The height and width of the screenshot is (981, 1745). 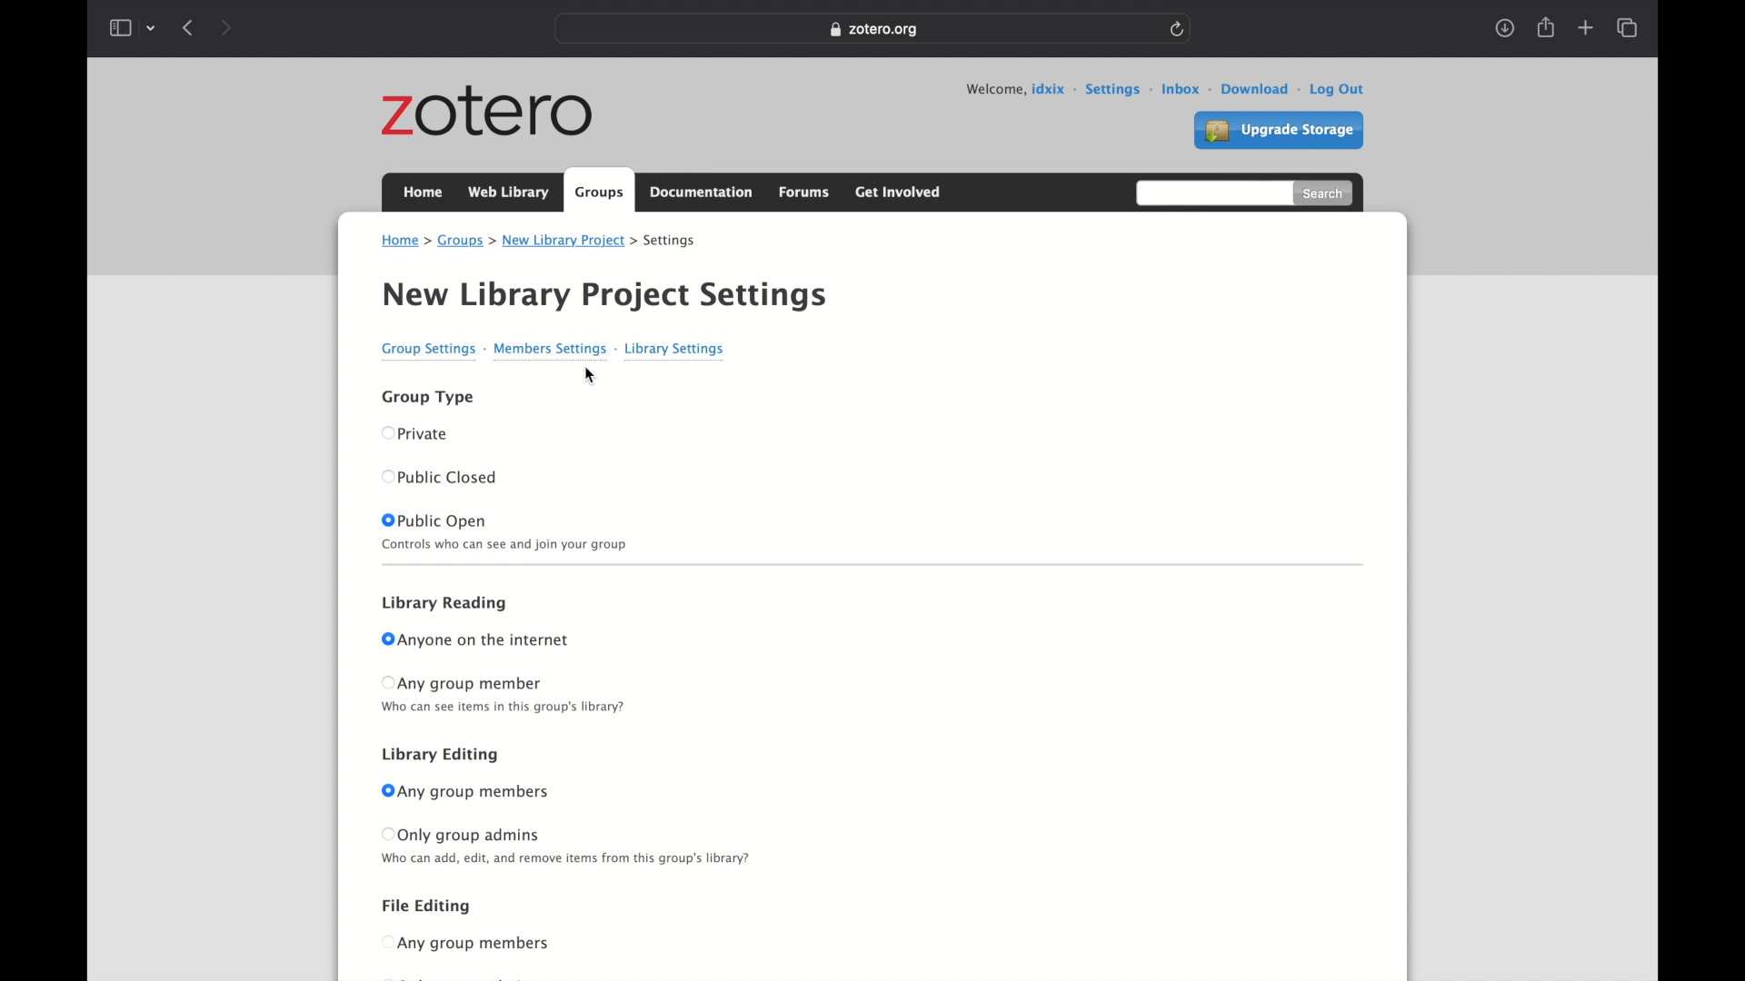 I want to click on button, so click(x=386, y=477).